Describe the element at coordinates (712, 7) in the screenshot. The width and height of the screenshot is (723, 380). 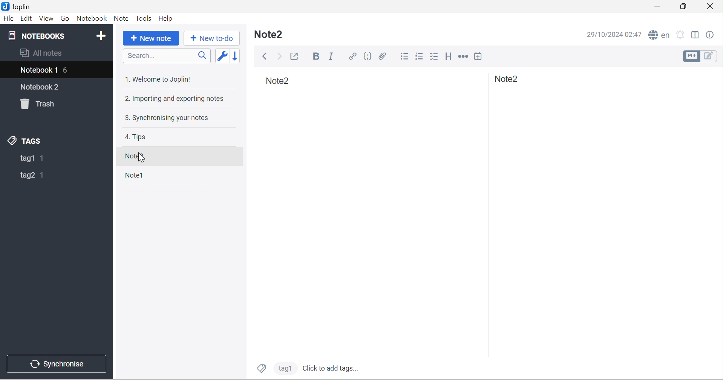
I see `Close` at that location.